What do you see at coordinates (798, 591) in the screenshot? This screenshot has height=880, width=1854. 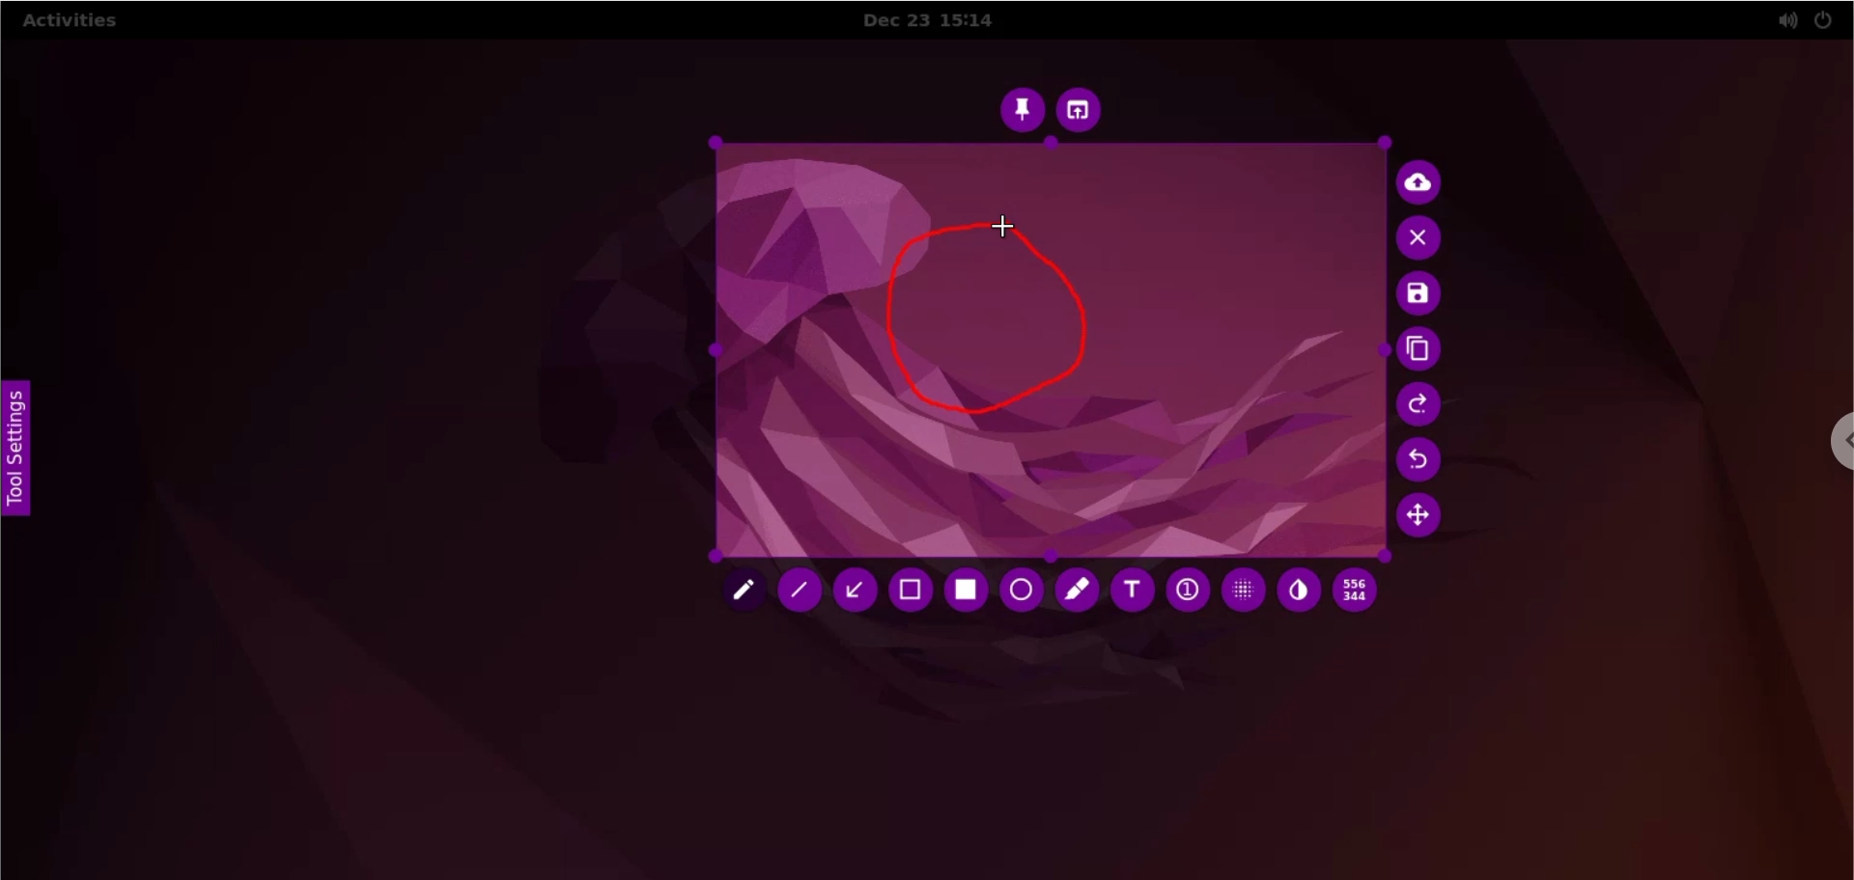 I see `line ` at bounding box center [798, 591].